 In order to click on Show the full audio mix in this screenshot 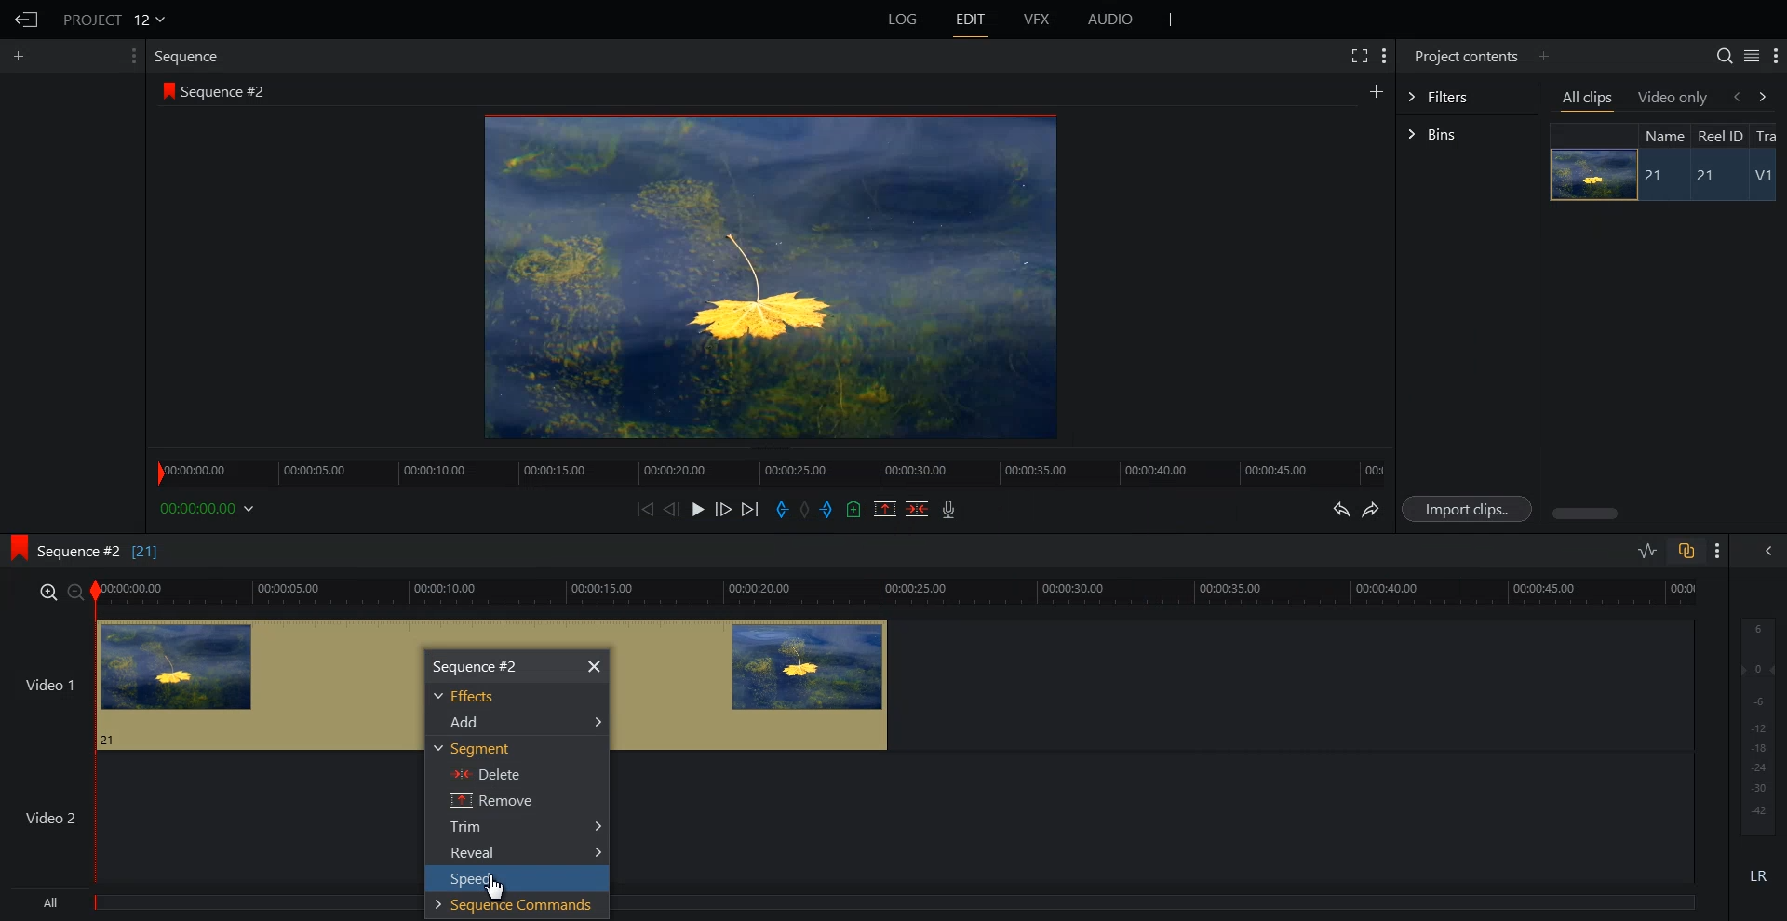, I will do `click(1764, 551)`.